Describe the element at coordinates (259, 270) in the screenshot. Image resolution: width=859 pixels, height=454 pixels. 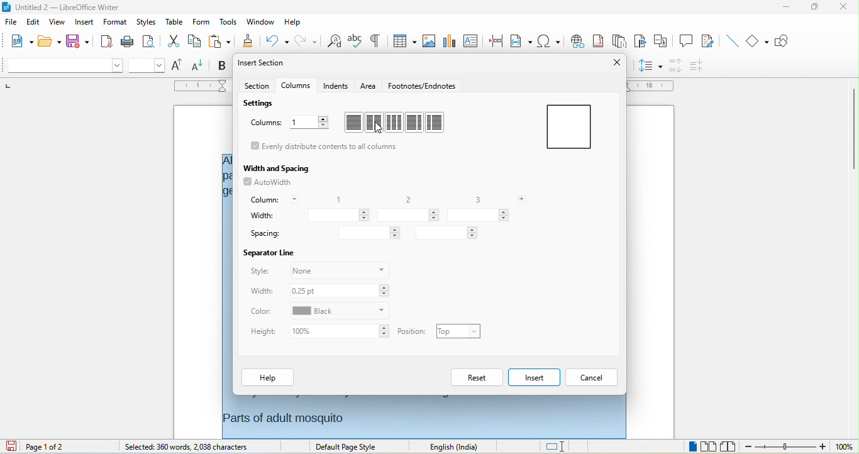
I see `style` at that location.